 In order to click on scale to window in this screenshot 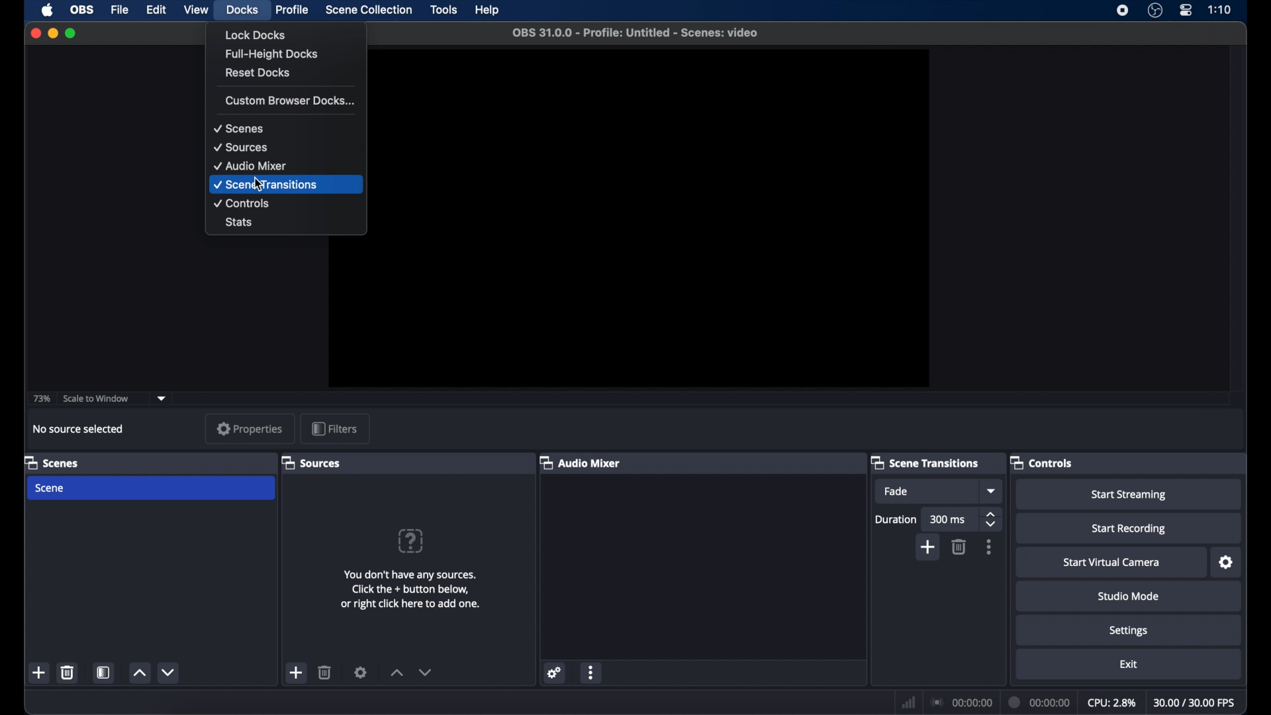, I will do `click(98, 399)`.